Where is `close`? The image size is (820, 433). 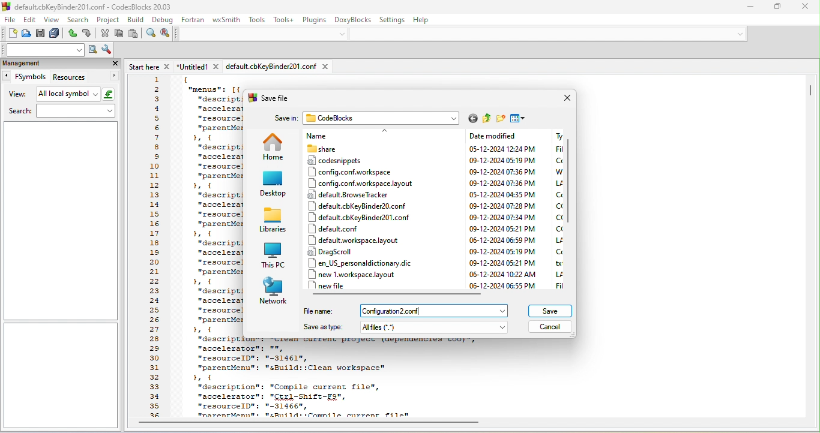 close is located at coordinates (565, 99).